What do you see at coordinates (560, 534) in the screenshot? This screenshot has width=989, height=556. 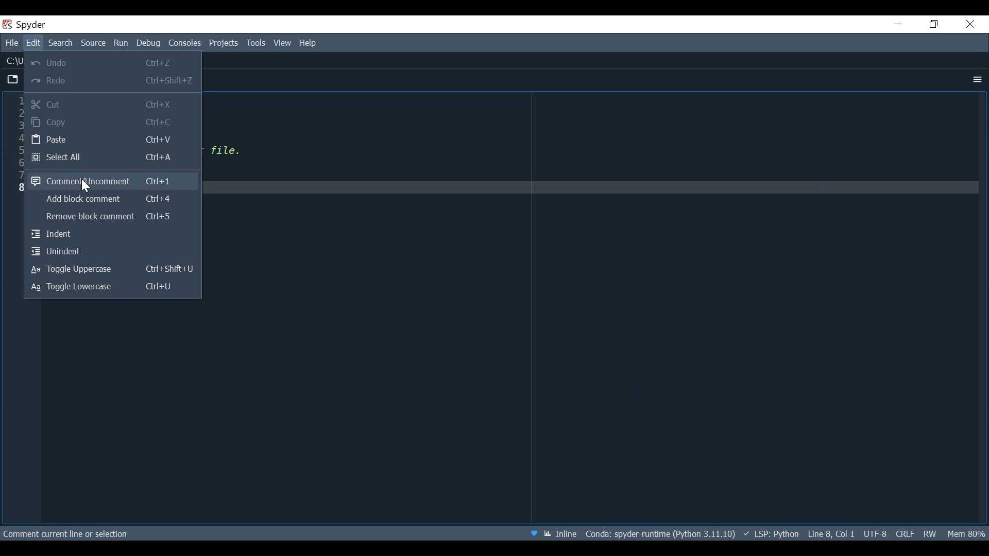 I see `Toggle Inline and interactive Matplotlib plotting` at bounding box center [560, 534].